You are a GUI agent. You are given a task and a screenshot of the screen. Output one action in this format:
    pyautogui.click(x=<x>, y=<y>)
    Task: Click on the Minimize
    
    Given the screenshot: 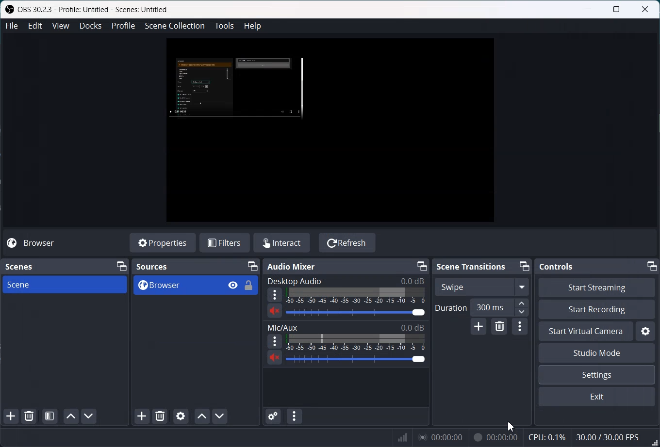 What is the action you would take?
    pyautogui.click(x=121, y=266)
    